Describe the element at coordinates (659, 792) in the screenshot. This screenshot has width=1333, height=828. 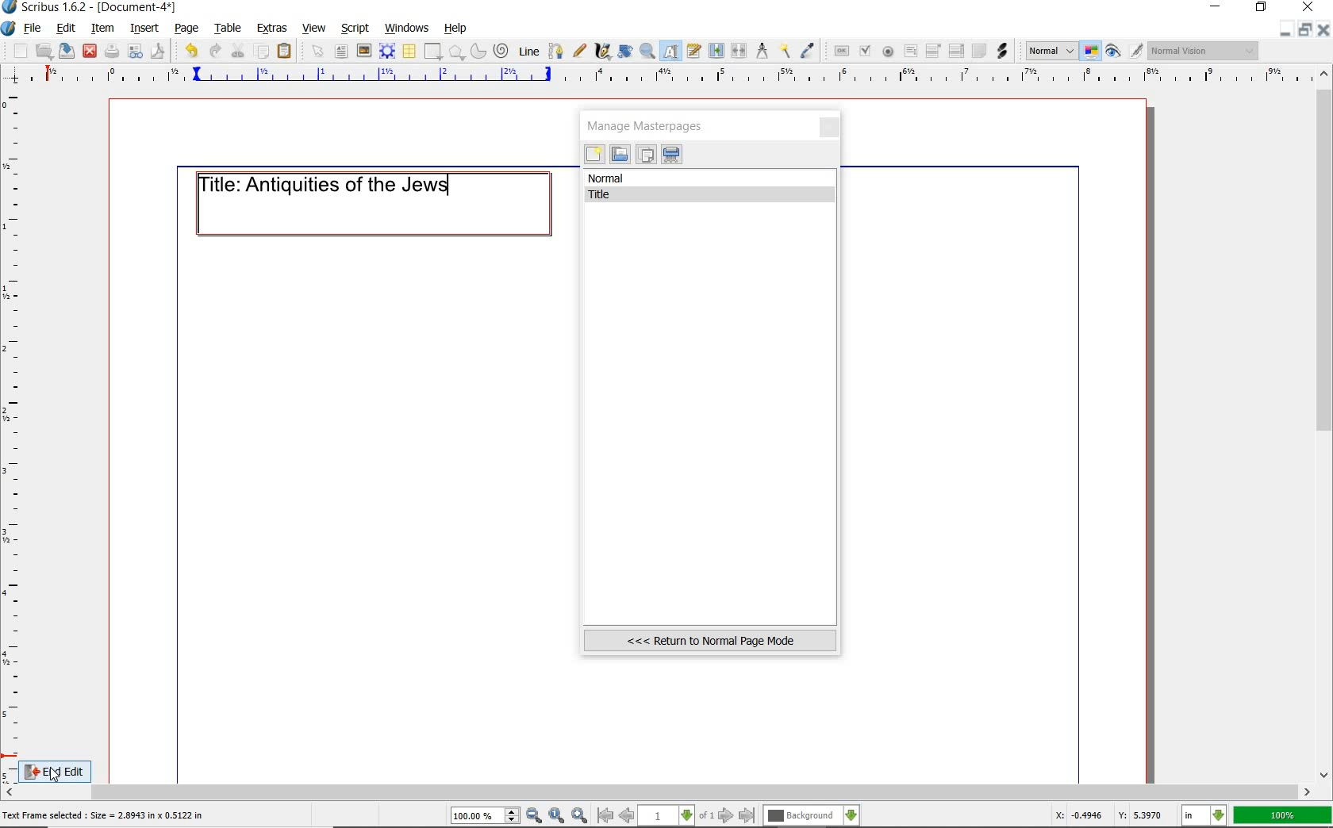
I see `scrollbar` at that location.